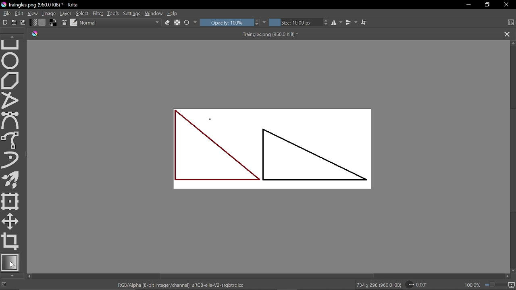 This screenshot has height=290, width=516. Describe the element at coordinates (507, 33) in the screenshot. I see `Close tab` at that location.